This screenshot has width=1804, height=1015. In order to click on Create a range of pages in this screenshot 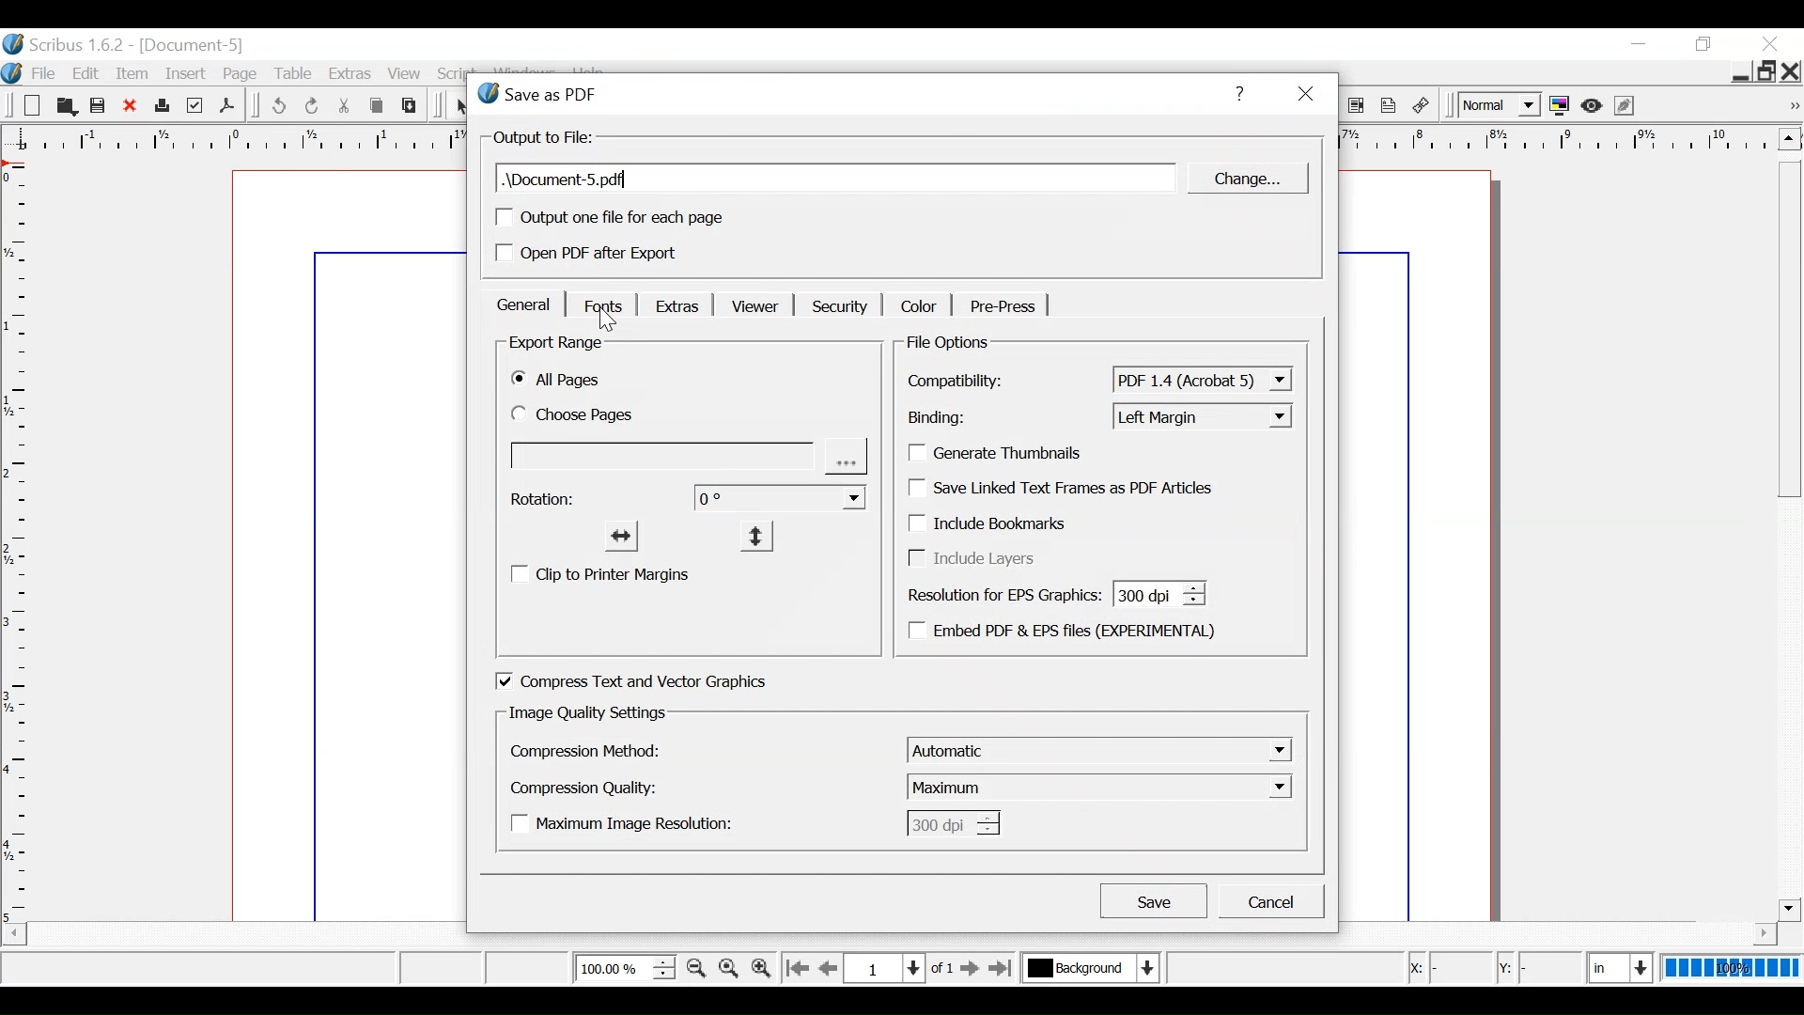, I will do `click(690, 459)`.